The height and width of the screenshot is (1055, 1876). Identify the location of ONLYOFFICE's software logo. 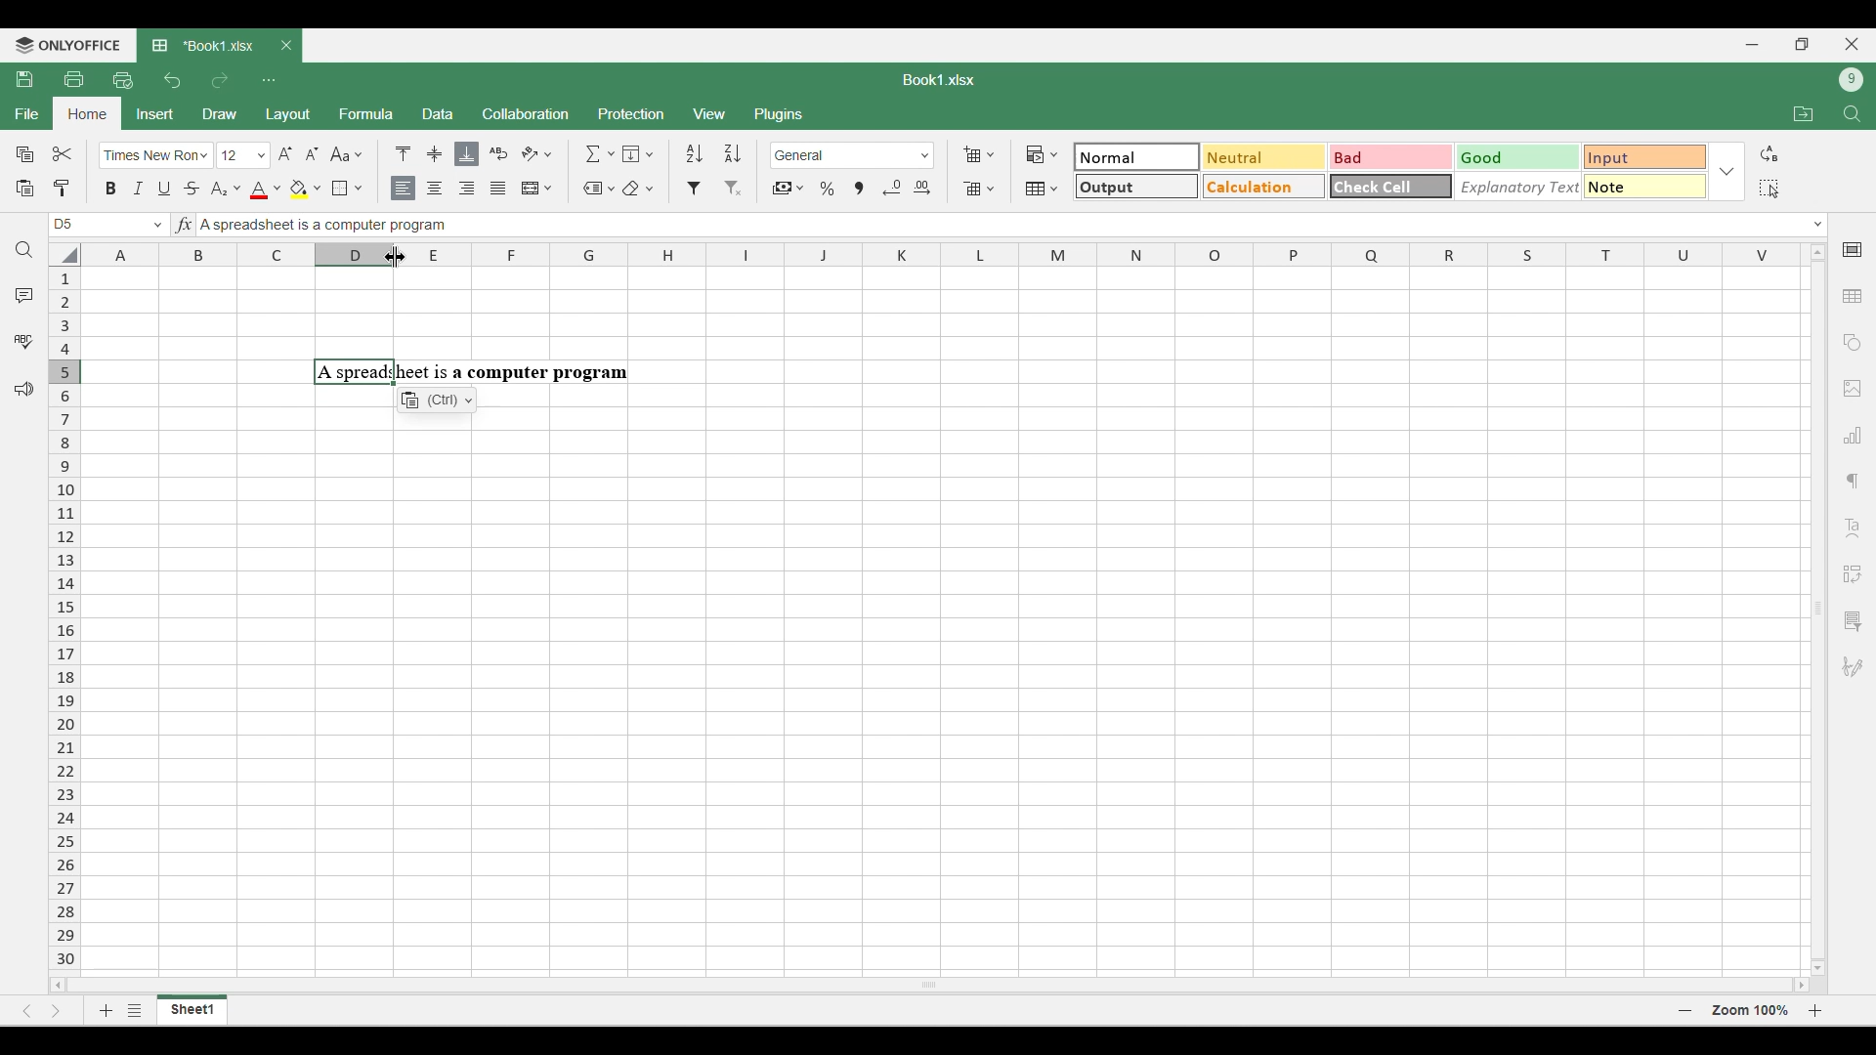
(68, 46).